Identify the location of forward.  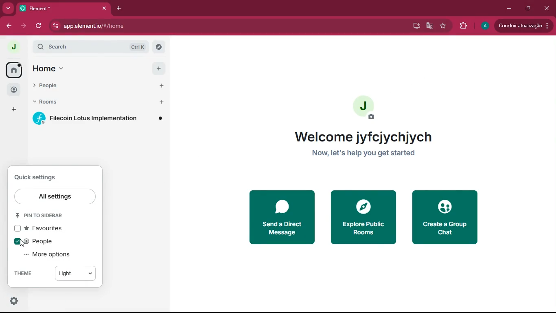
(22, 26).